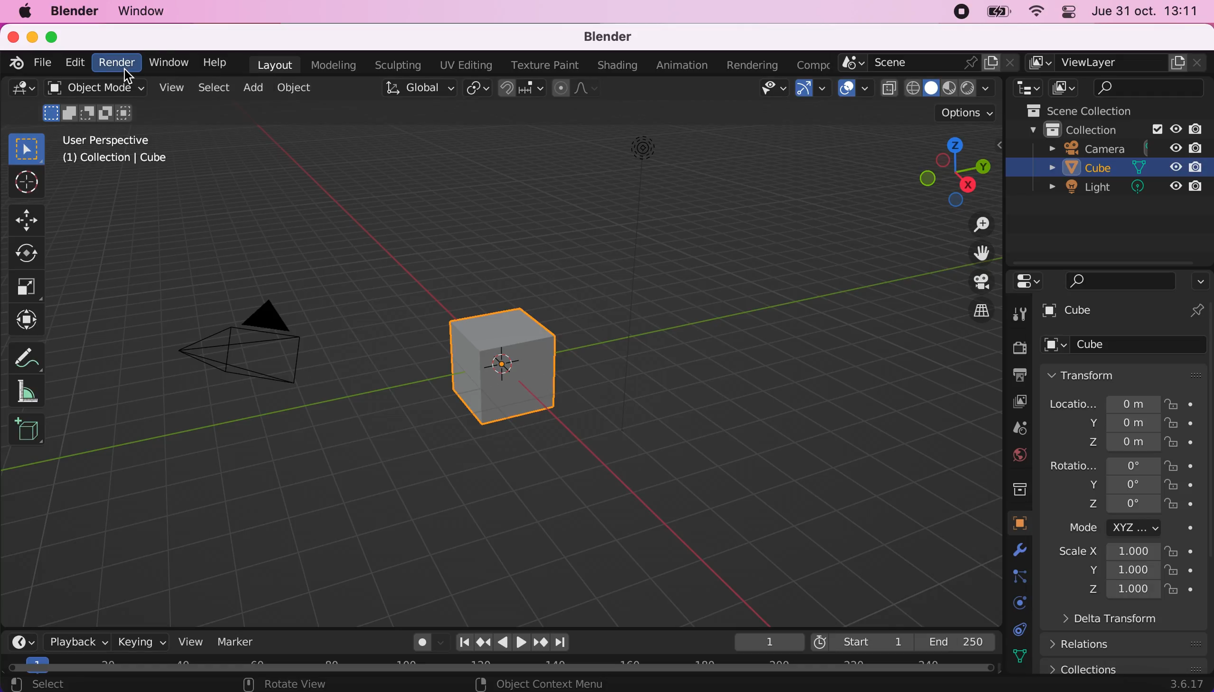 The image size is (1214, 692). What do you see at coordinates (33, 36) in the screenshot?
I see `minimize` at bounding box center [33, 36].